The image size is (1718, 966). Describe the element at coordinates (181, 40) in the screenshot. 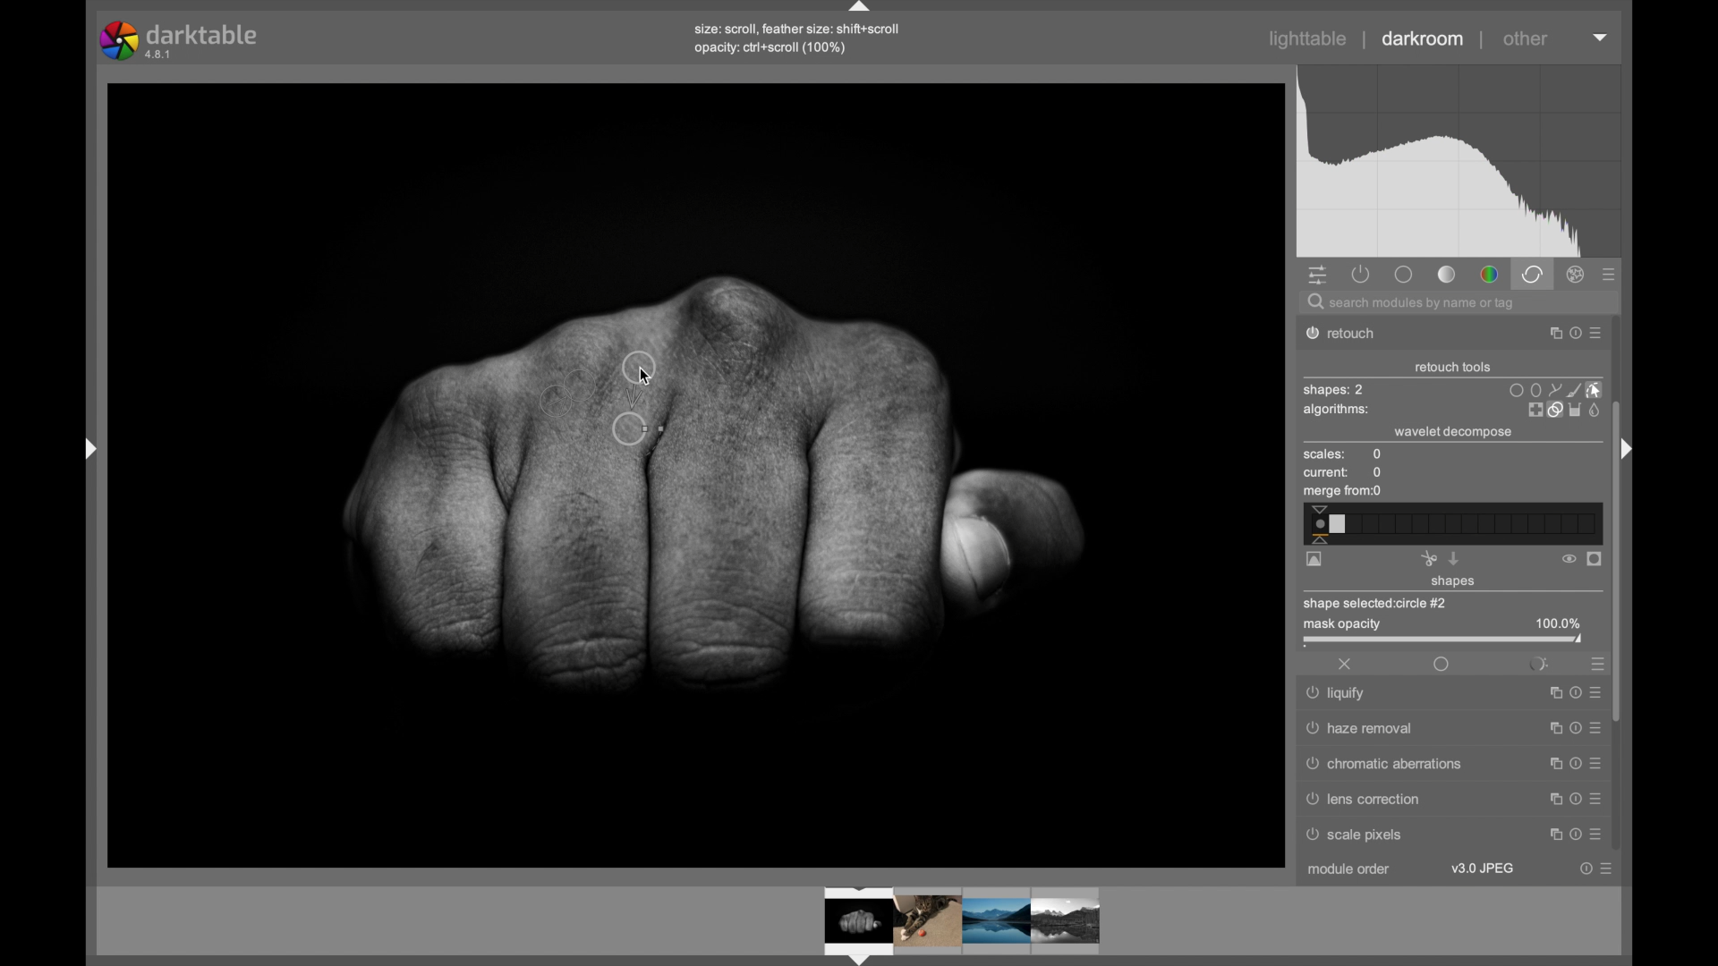

I see `darktable` at that location.